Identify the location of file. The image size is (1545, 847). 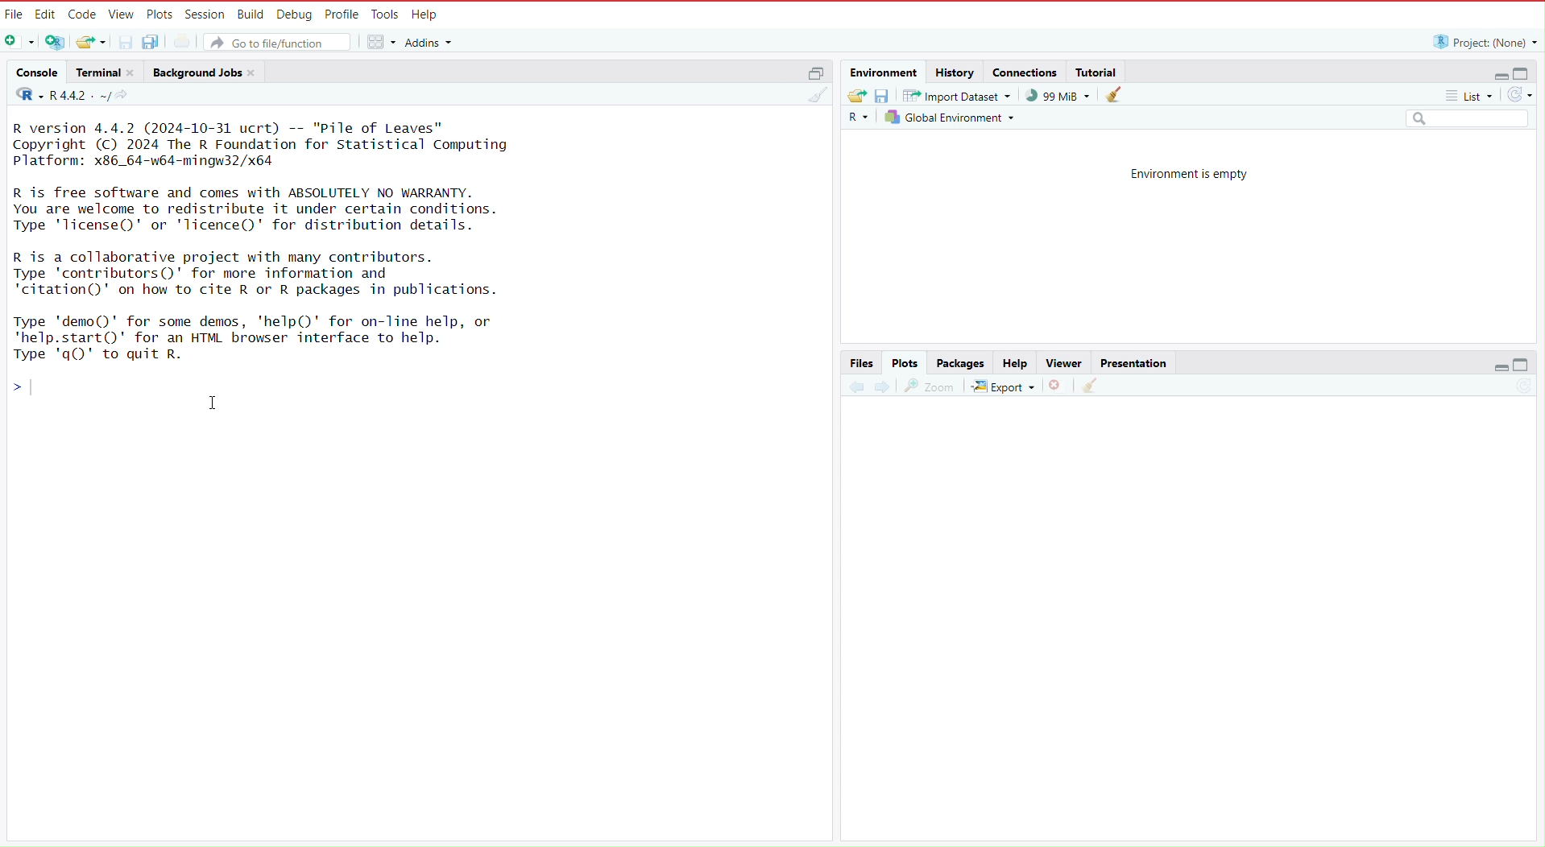
(14, 13).